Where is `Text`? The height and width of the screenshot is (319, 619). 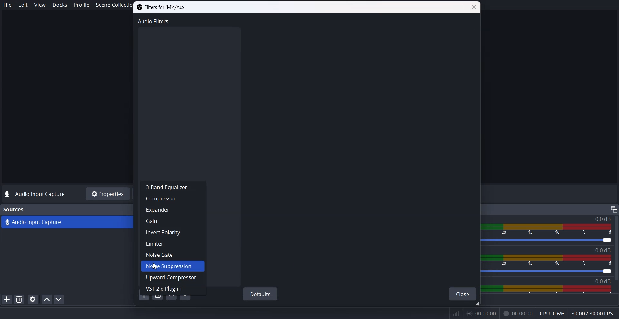 Text is located at coordinates (161, 7).